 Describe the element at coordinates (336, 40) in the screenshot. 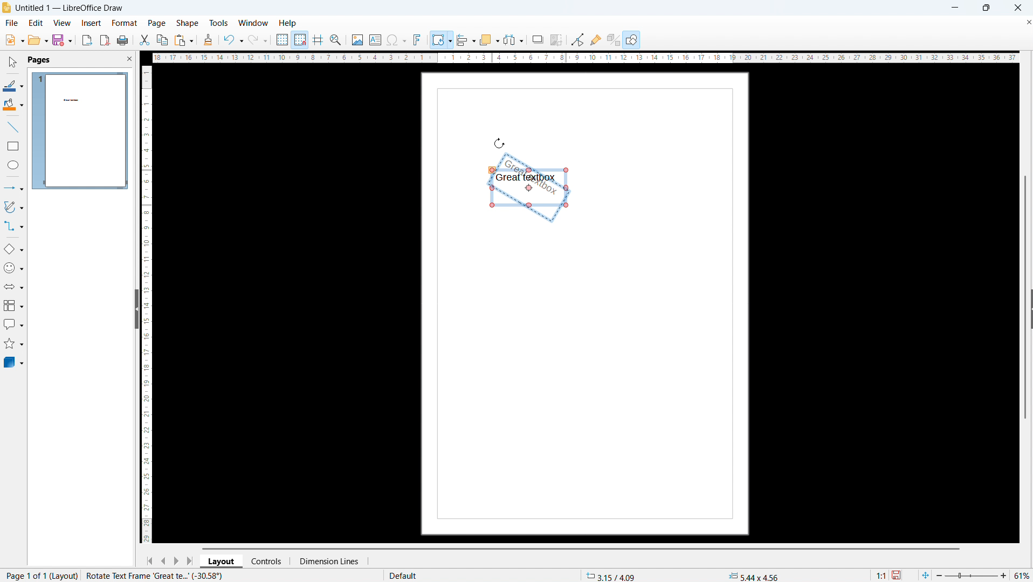

I see `zoom` at that location.